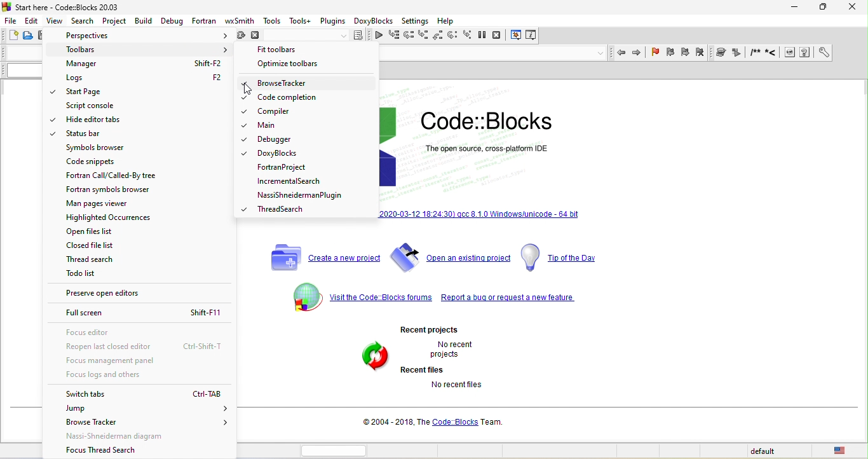 The height and width of the screenshot is (459, 868). I want to click on tip of the day, so click(561, 257).